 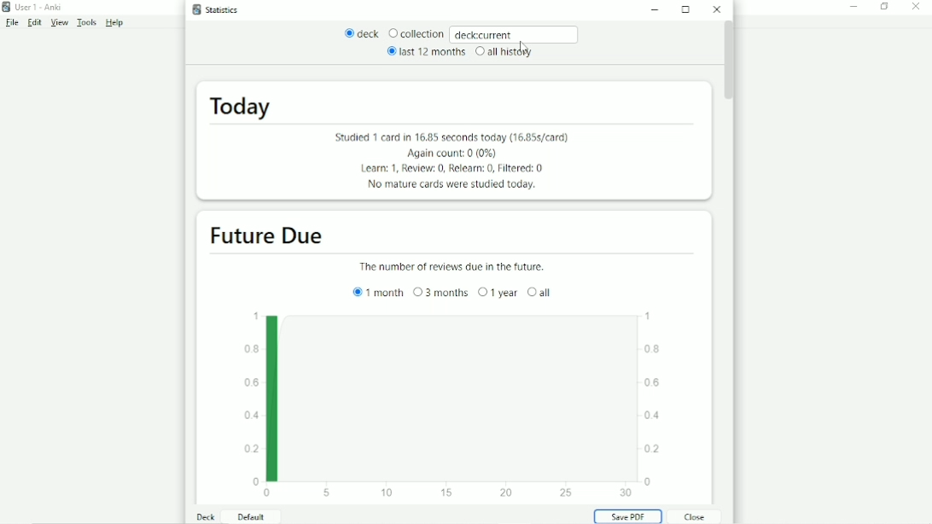 I want to click on View, so click(x=57, y=23).